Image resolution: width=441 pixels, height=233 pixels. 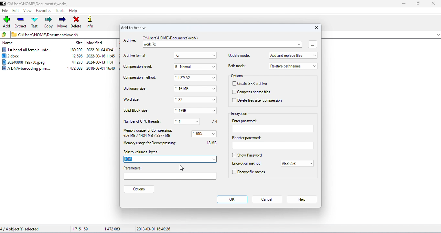 What do you see at coordinates (214, 159) in the screenshot?
I see `drop down` at bounding box center [214, 159].